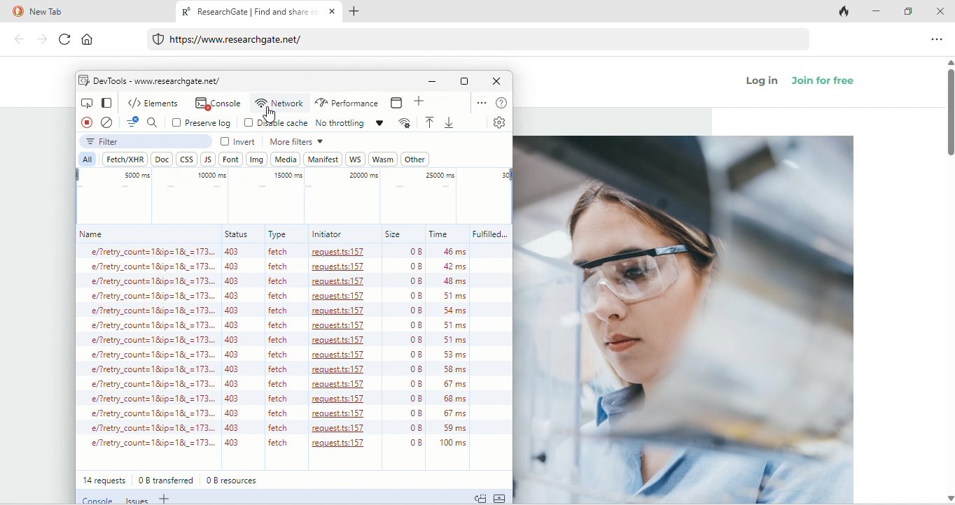  Describe the element at coordinates (383, 159) in the screenshot. I see `wasm` at that location.